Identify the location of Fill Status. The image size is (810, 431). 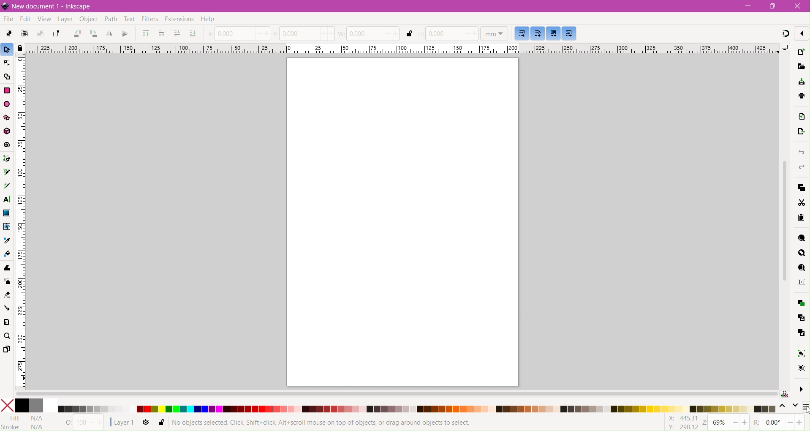
(28, 418).